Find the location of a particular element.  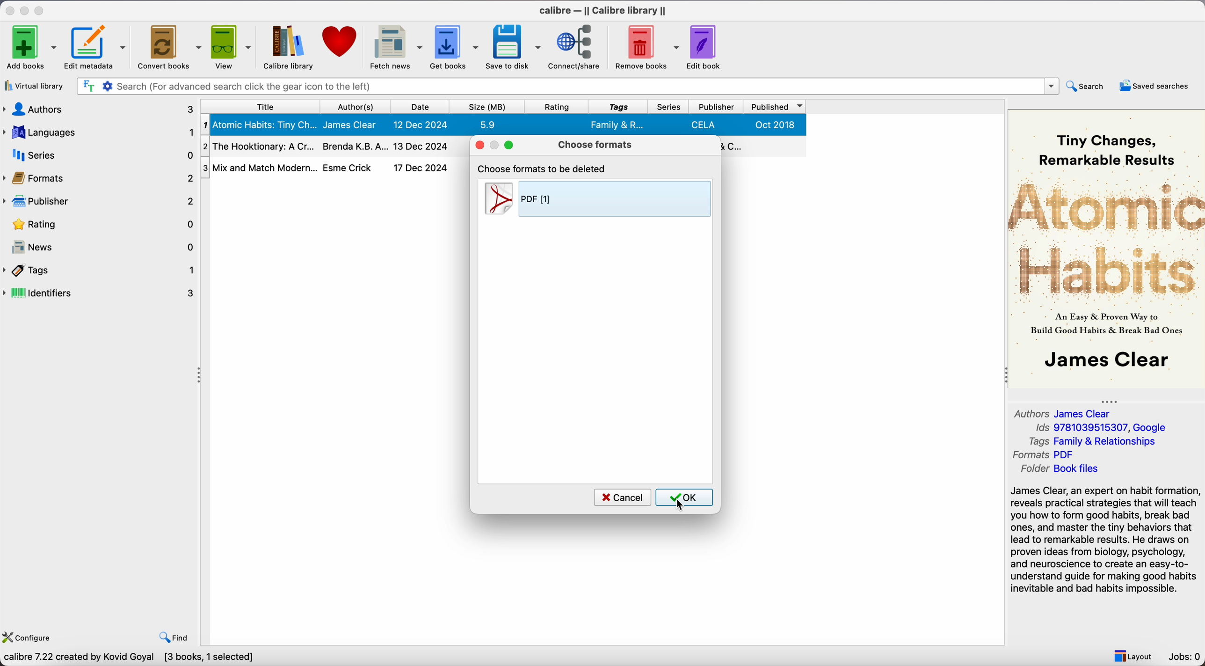

Jobs: 0 is located at coordinates (1185, 657).